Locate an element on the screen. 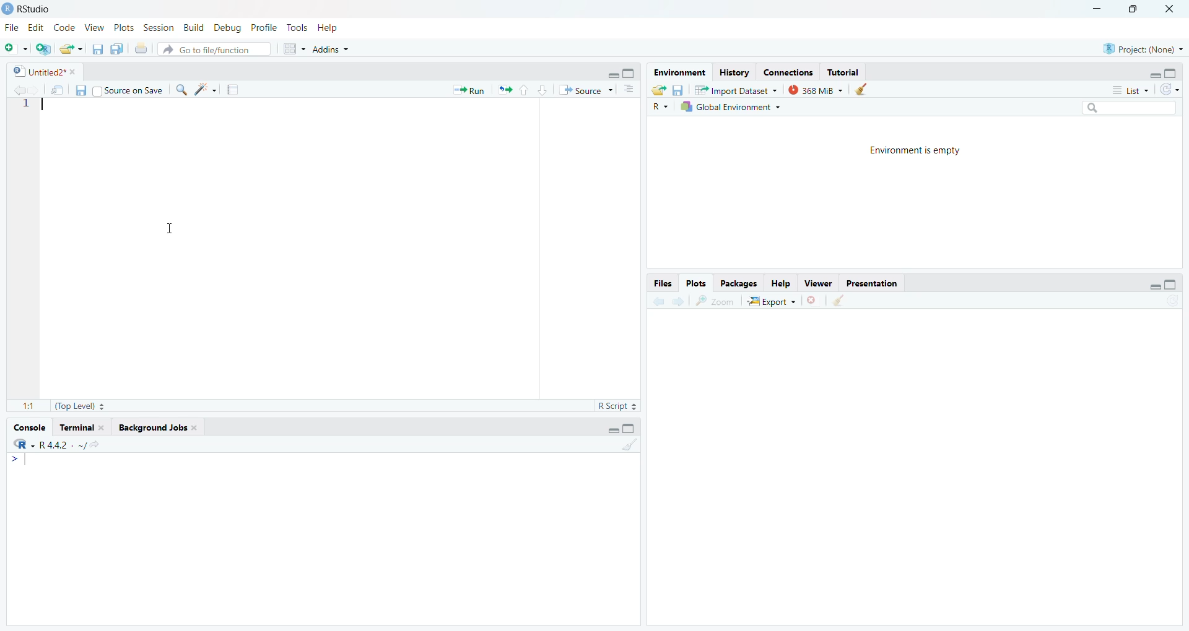 The image size is (1189, 631). e Tools is located at coordinates (296, 27).